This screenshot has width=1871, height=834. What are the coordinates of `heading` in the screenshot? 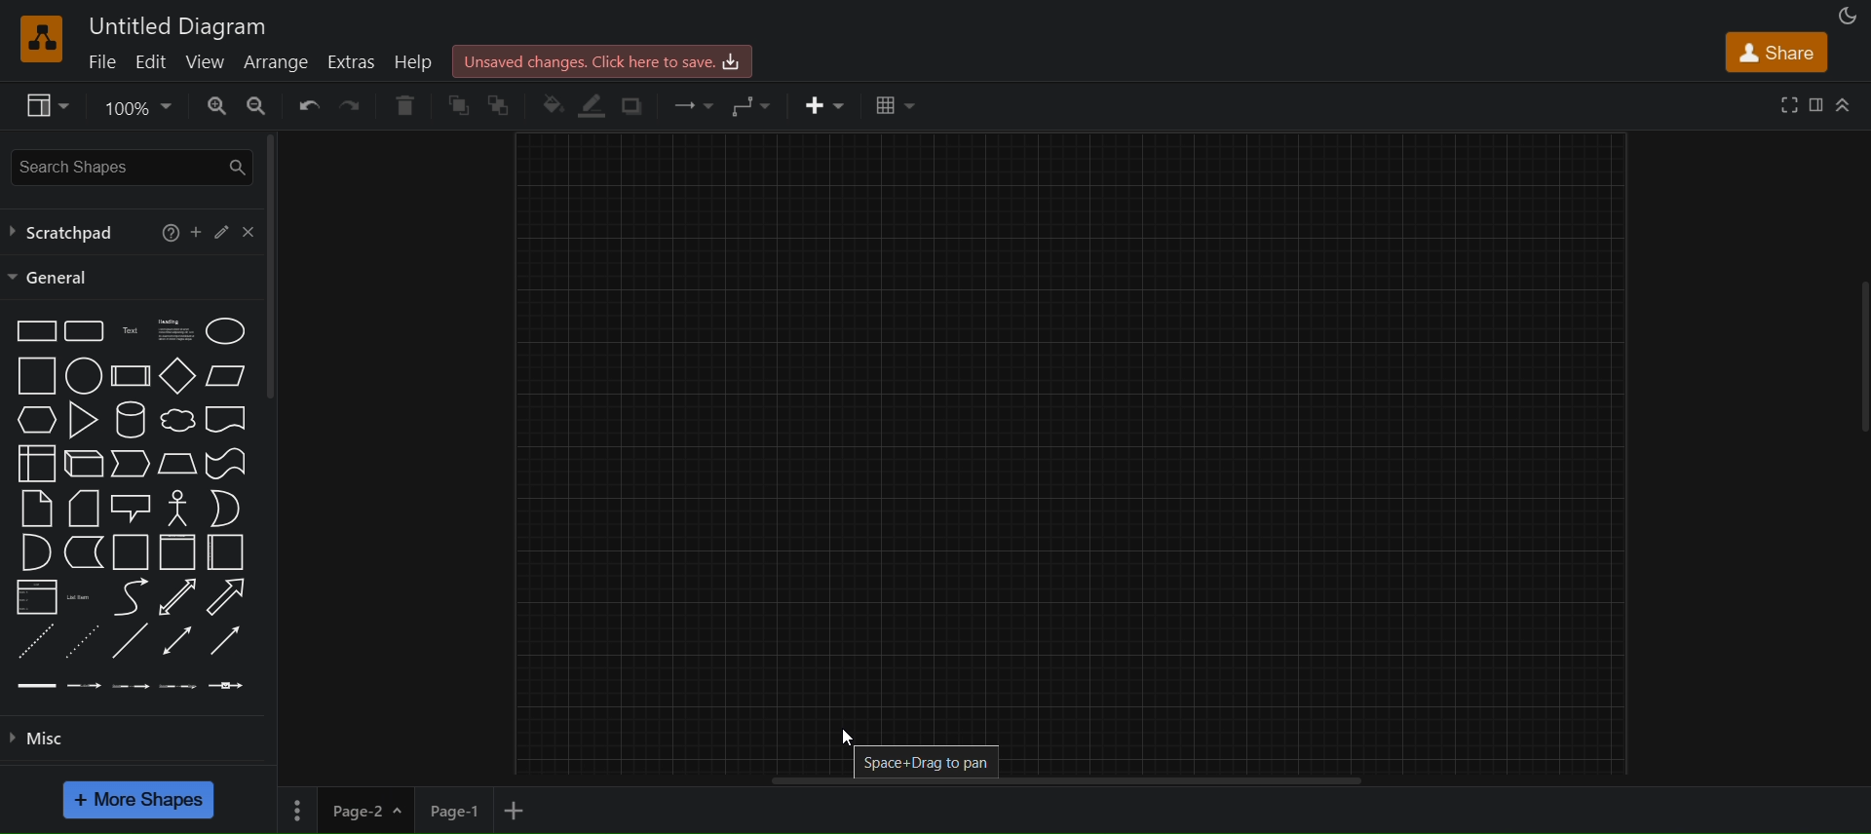 It's located at (174, 329).